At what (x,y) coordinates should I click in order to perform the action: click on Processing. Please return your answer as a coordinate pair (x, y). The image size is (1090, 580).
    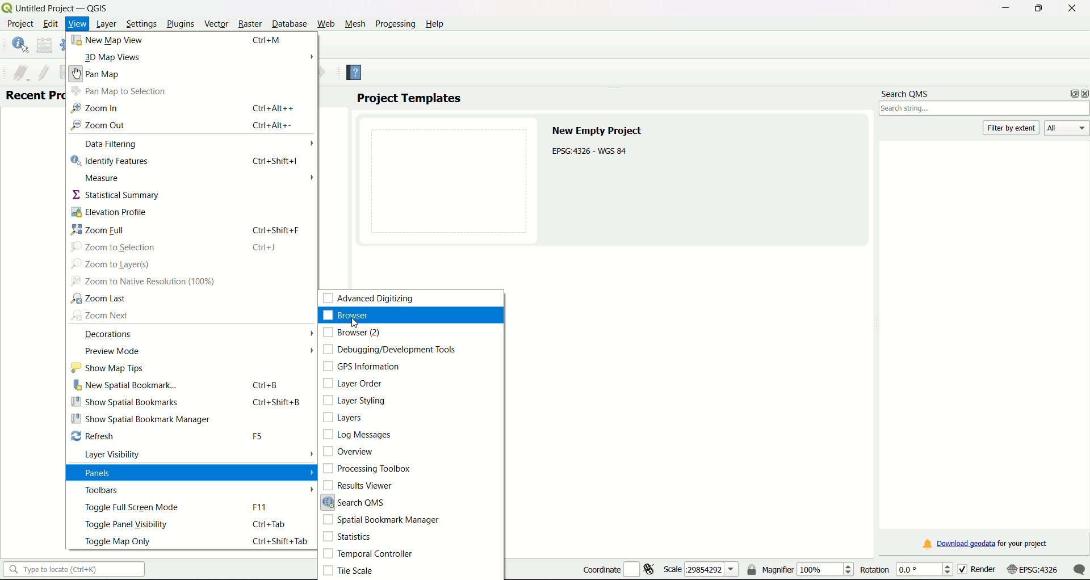
    Looking at the image, I should click on (395, 24).